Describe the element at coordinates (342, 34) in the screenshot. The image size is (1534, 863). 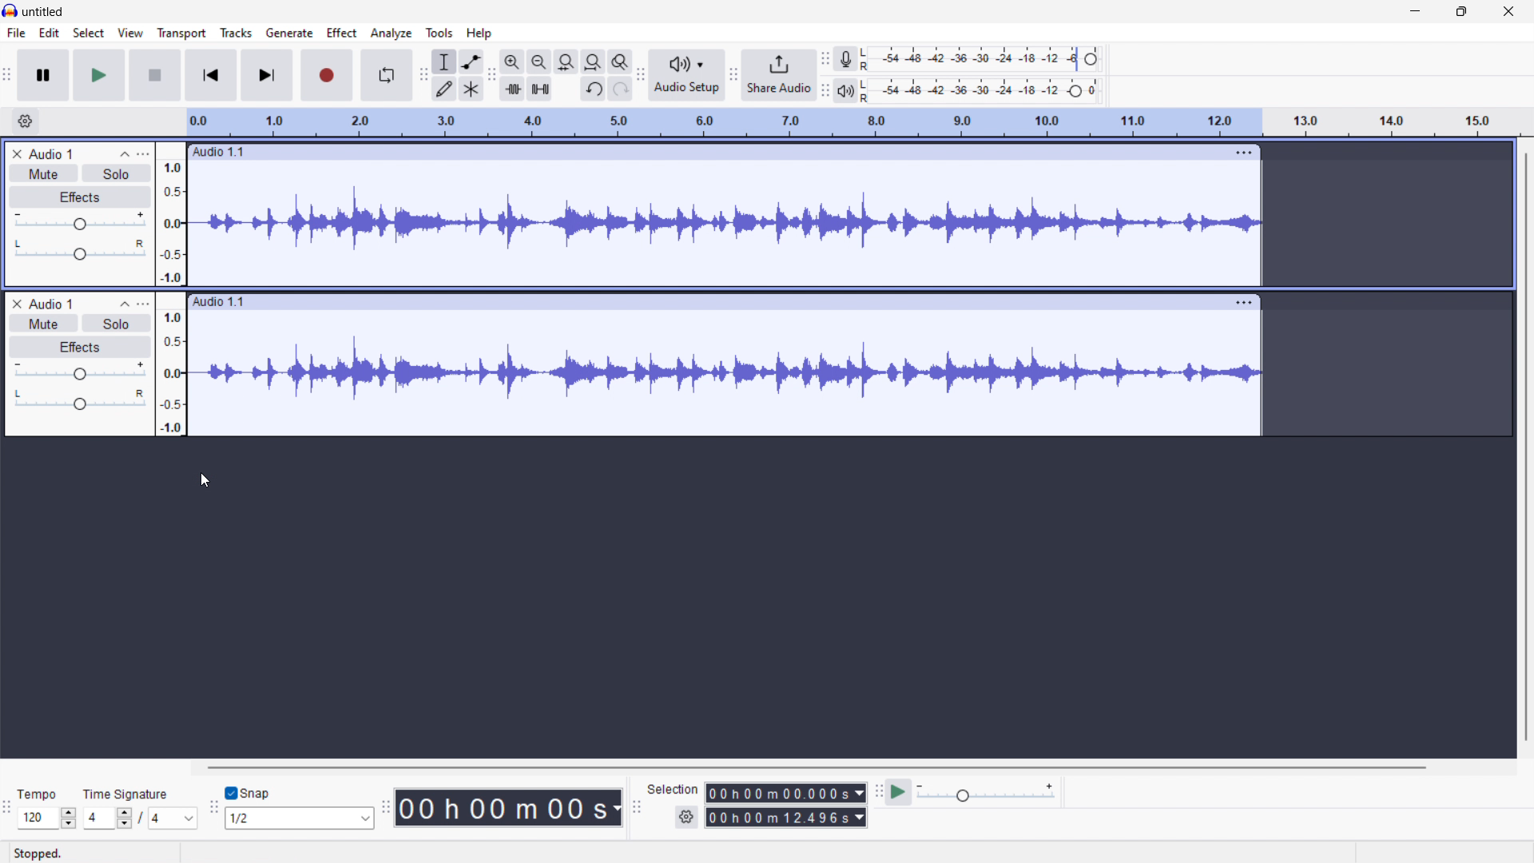
I see `effect` at that location.